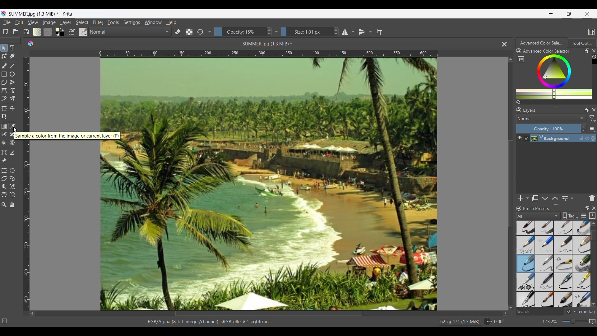 The image size is (597, 336). What do you see at coordinates (594, 110) in the screenshot?
I see `Close panel` at bounding box center [594, 110].